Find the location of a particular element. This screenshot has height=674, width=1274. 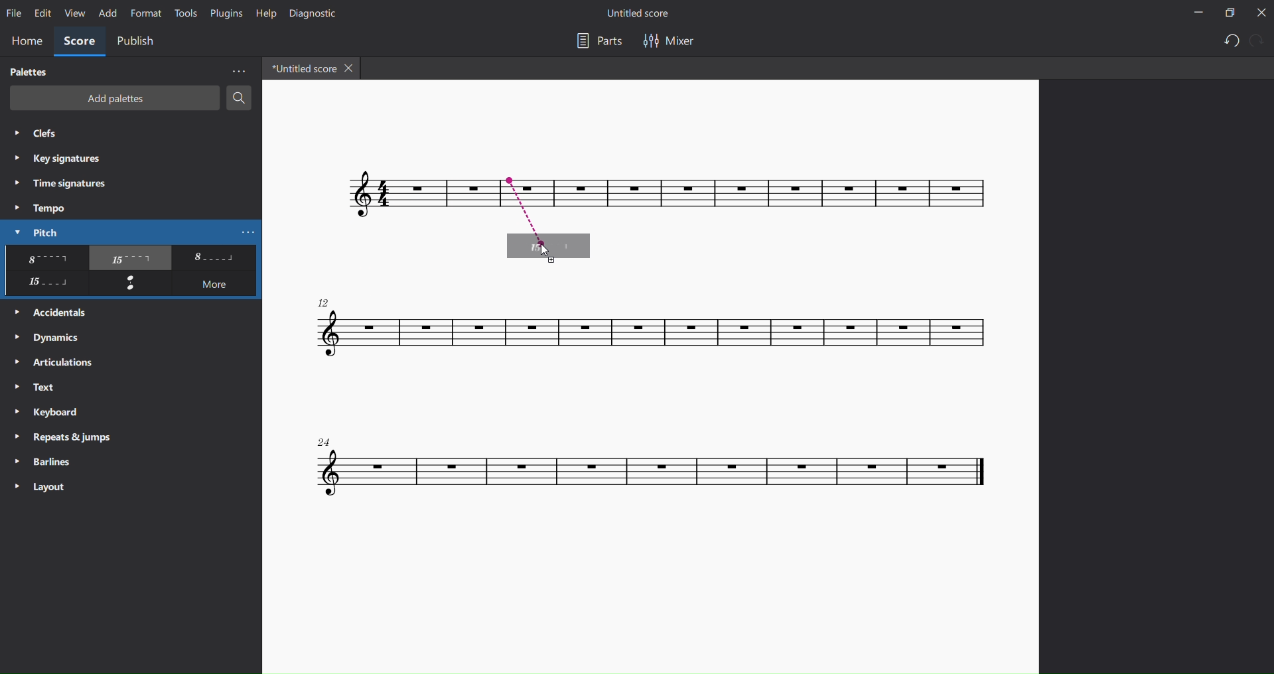

add palettes is located at coordinates (111, 98).